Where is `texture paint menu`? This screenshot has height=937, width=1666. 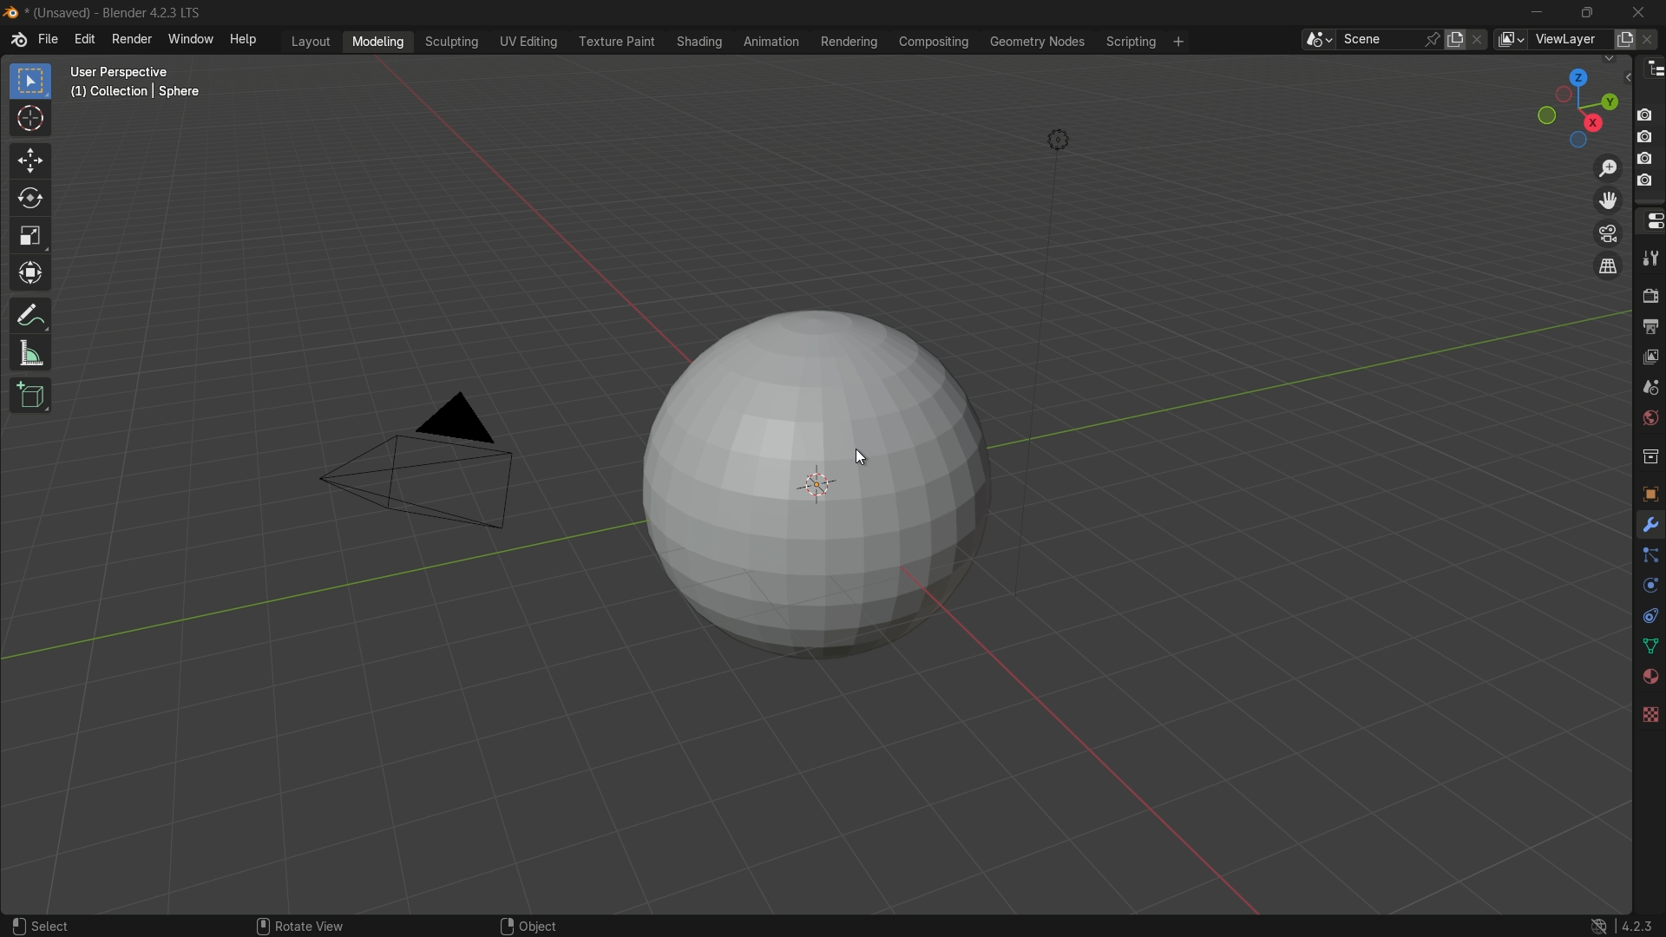 texture paint menu is located at coordinates (616, 42).